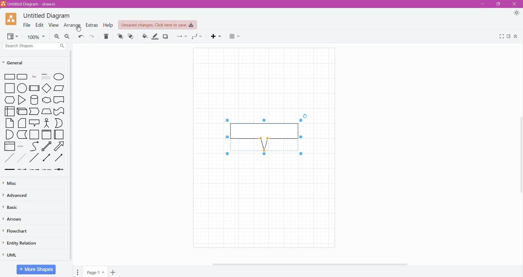  Describe the element at coordinates (22, 158) in the screenshot. I see `Dotted Arrow ` at that location.